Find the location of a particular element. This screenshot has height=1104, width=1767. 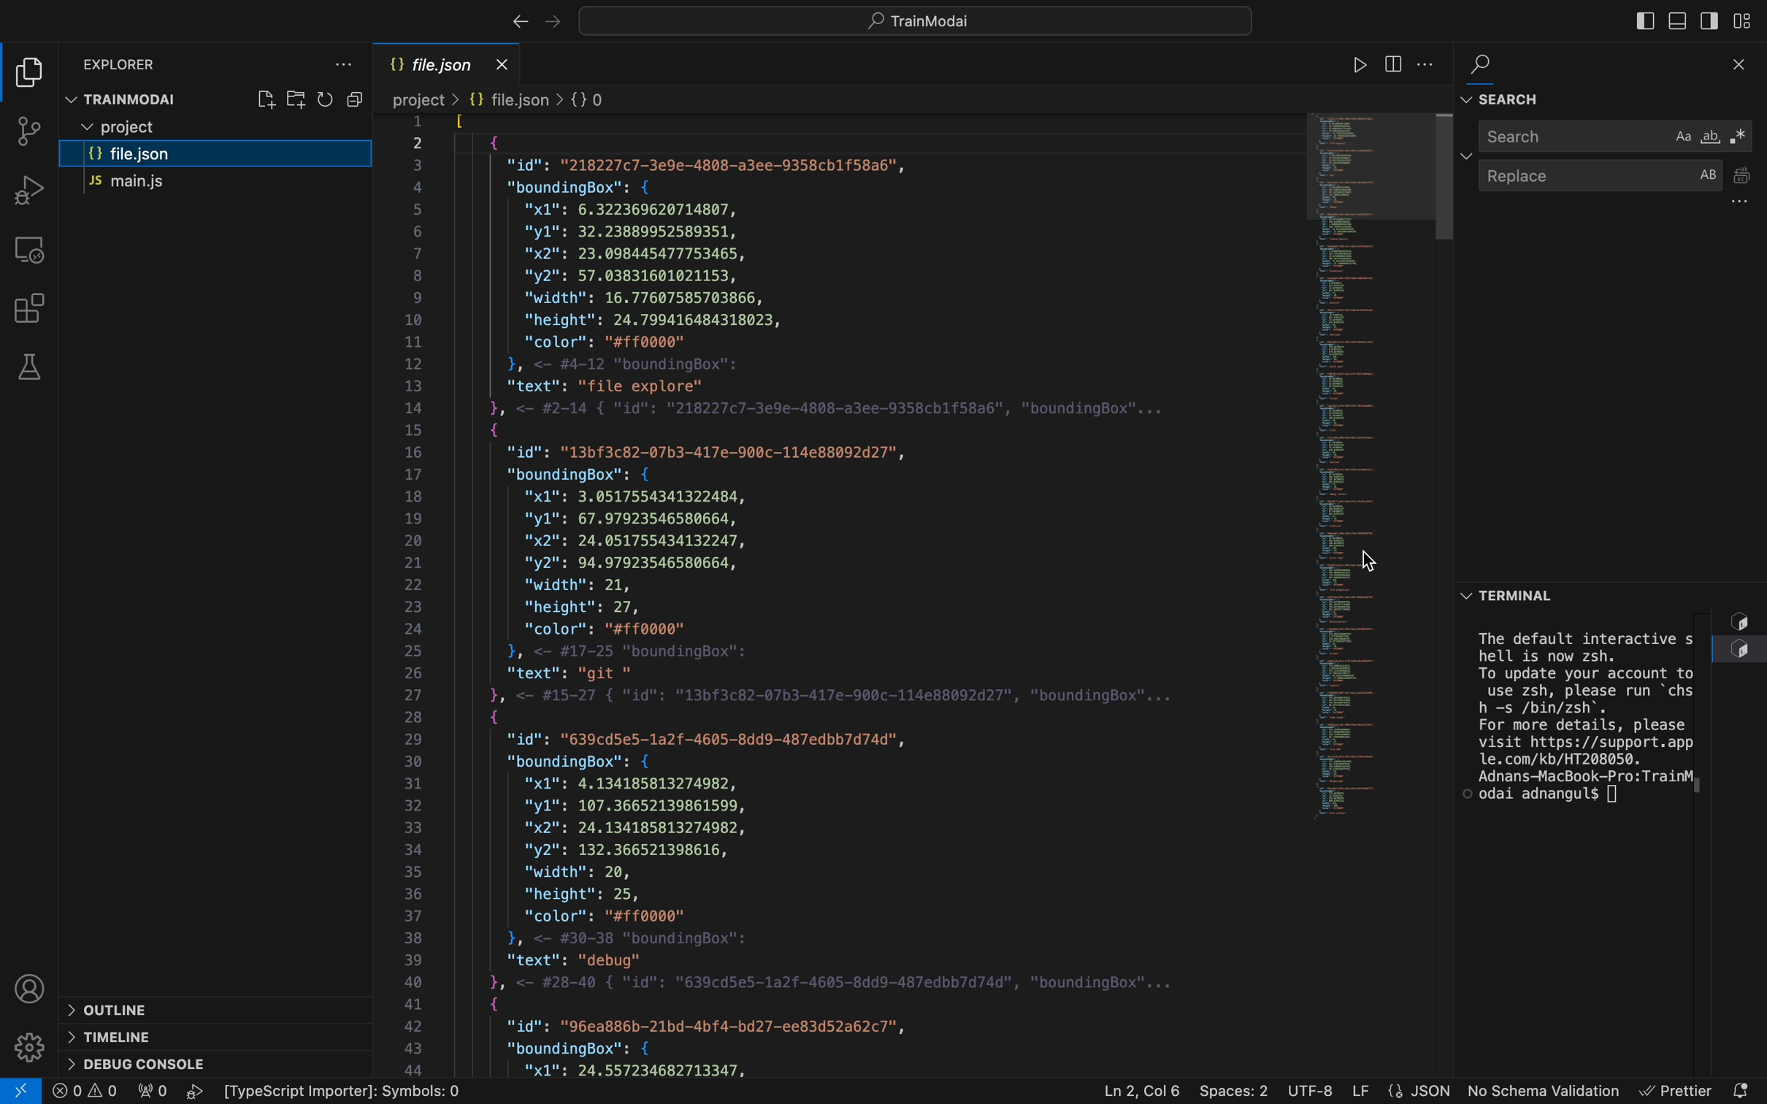

outline is located at coordinates (180, 1008).